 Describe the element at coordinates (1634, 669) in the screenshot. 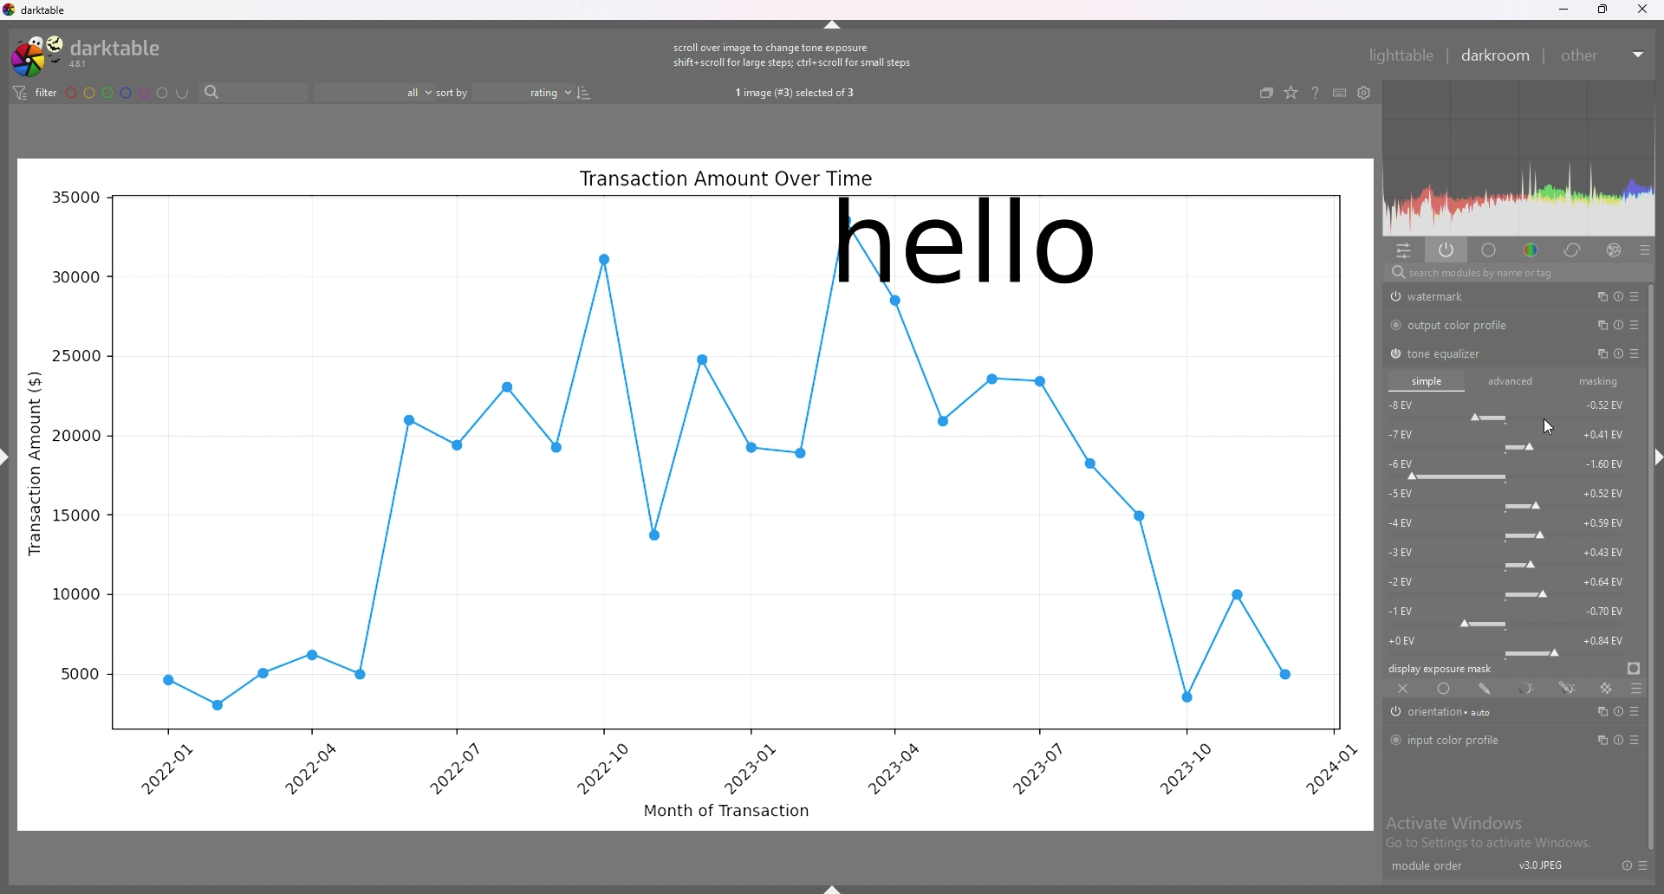

I see `display exposure mask` at that location.